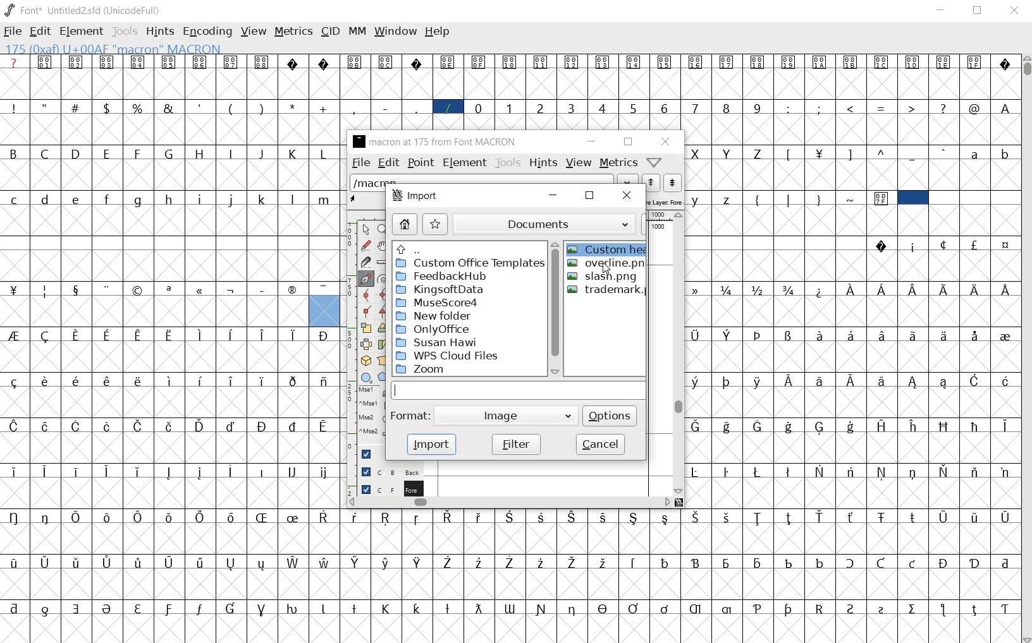 The height and width of the screenshot is (643, 1032). What do you see at coordinates (665, 562) in the screenshot?
I see `Symbol` at bounding box center [665, 562].